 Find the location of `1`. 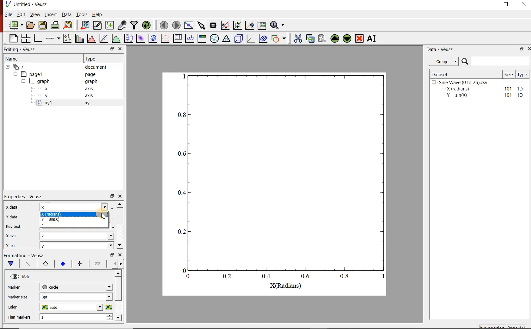

1 is located at coordinates (76, 317).